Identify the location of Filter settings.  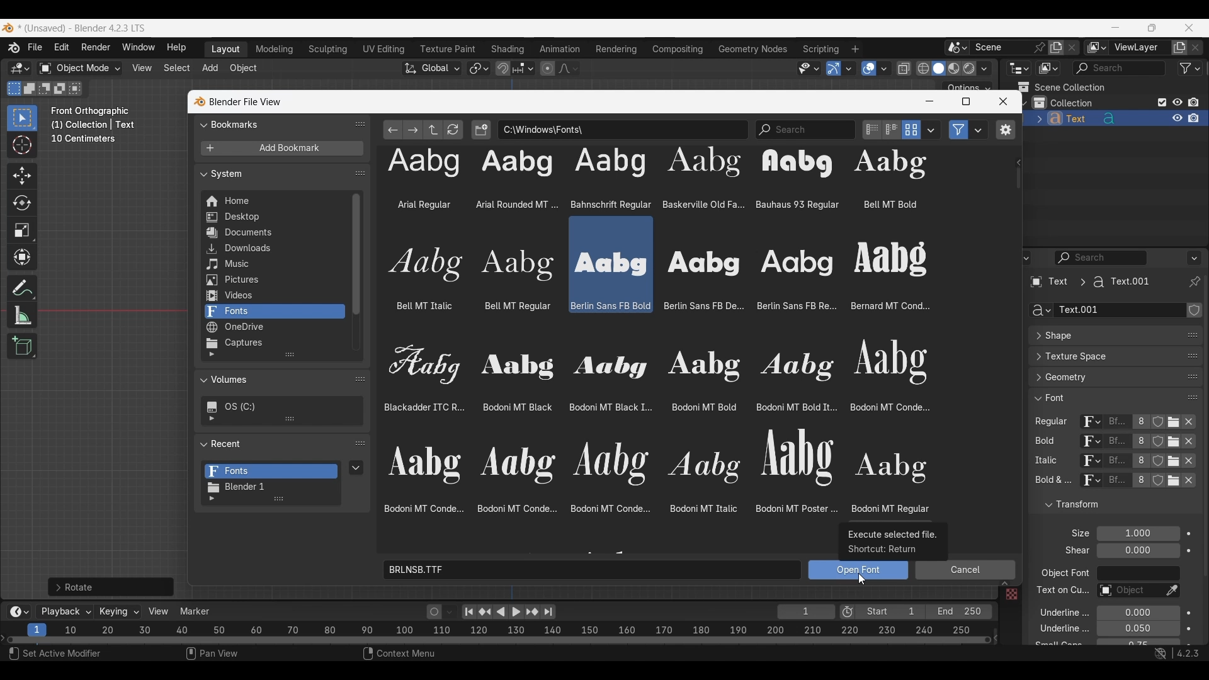
(979, 130).